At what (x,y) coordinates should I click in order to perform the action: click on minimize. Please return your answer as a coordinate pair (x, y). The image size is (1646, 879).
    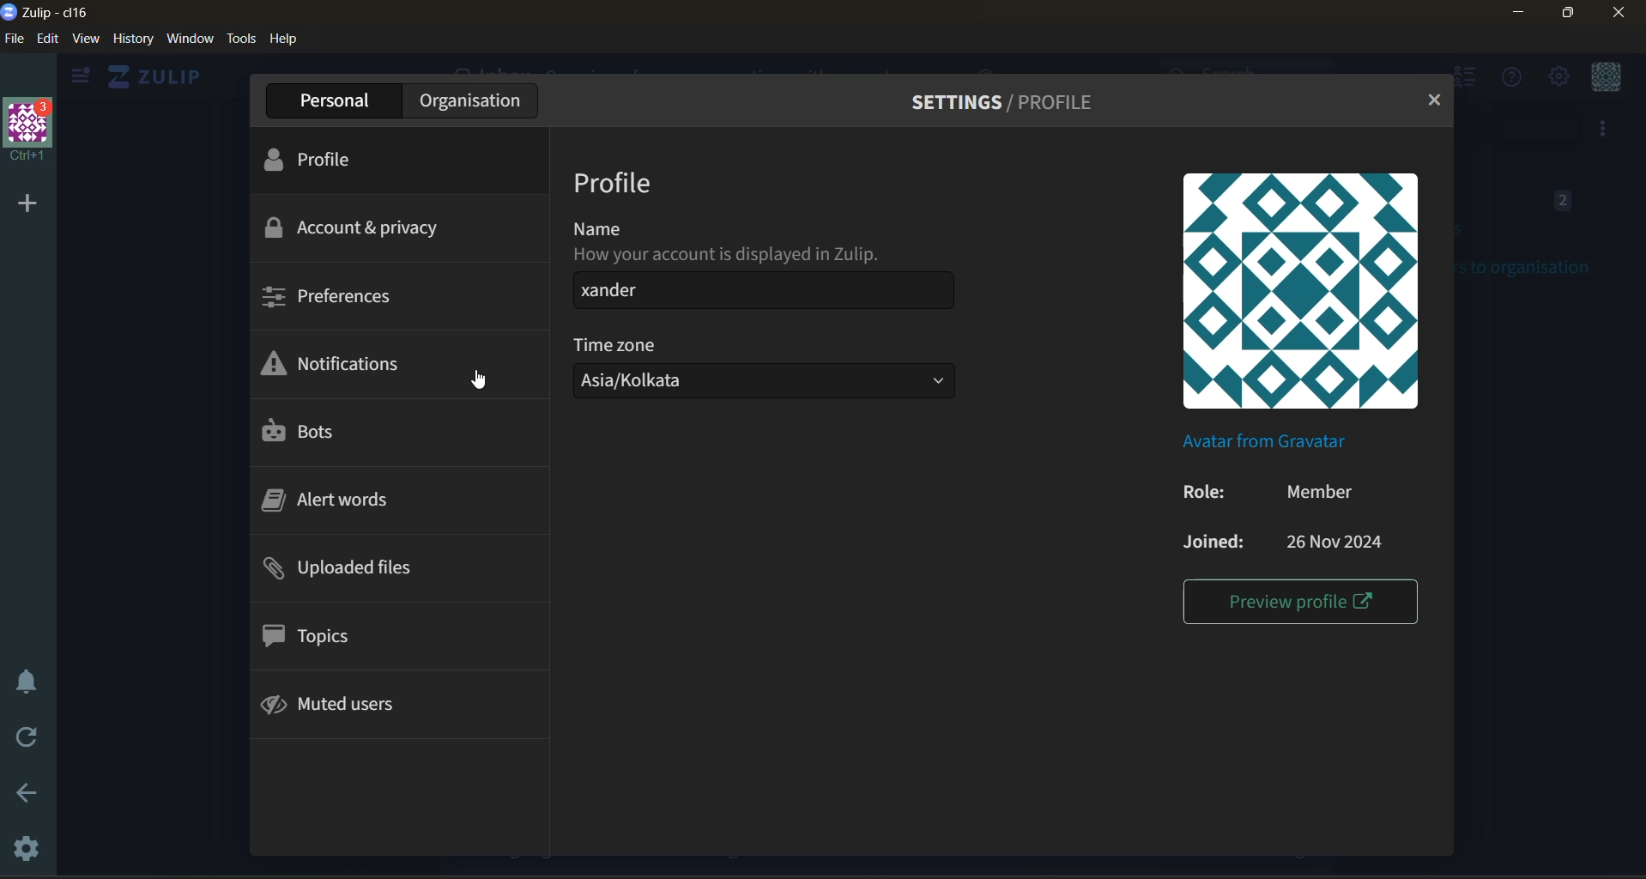
    Looking at the image, I should click on (1520, 12).